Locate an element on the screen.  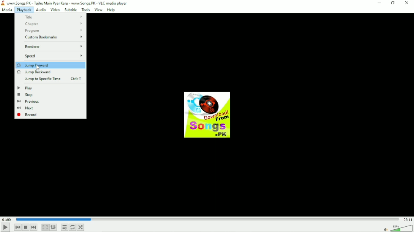
Toggle between loop all, loop one and no loop is located at coordinates (73, 227).